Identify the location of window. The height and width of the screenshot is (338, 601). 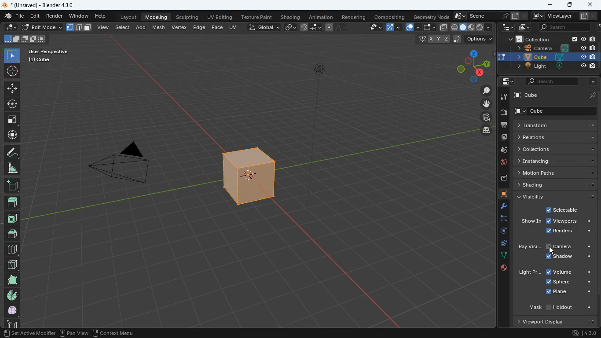
(78, 16).